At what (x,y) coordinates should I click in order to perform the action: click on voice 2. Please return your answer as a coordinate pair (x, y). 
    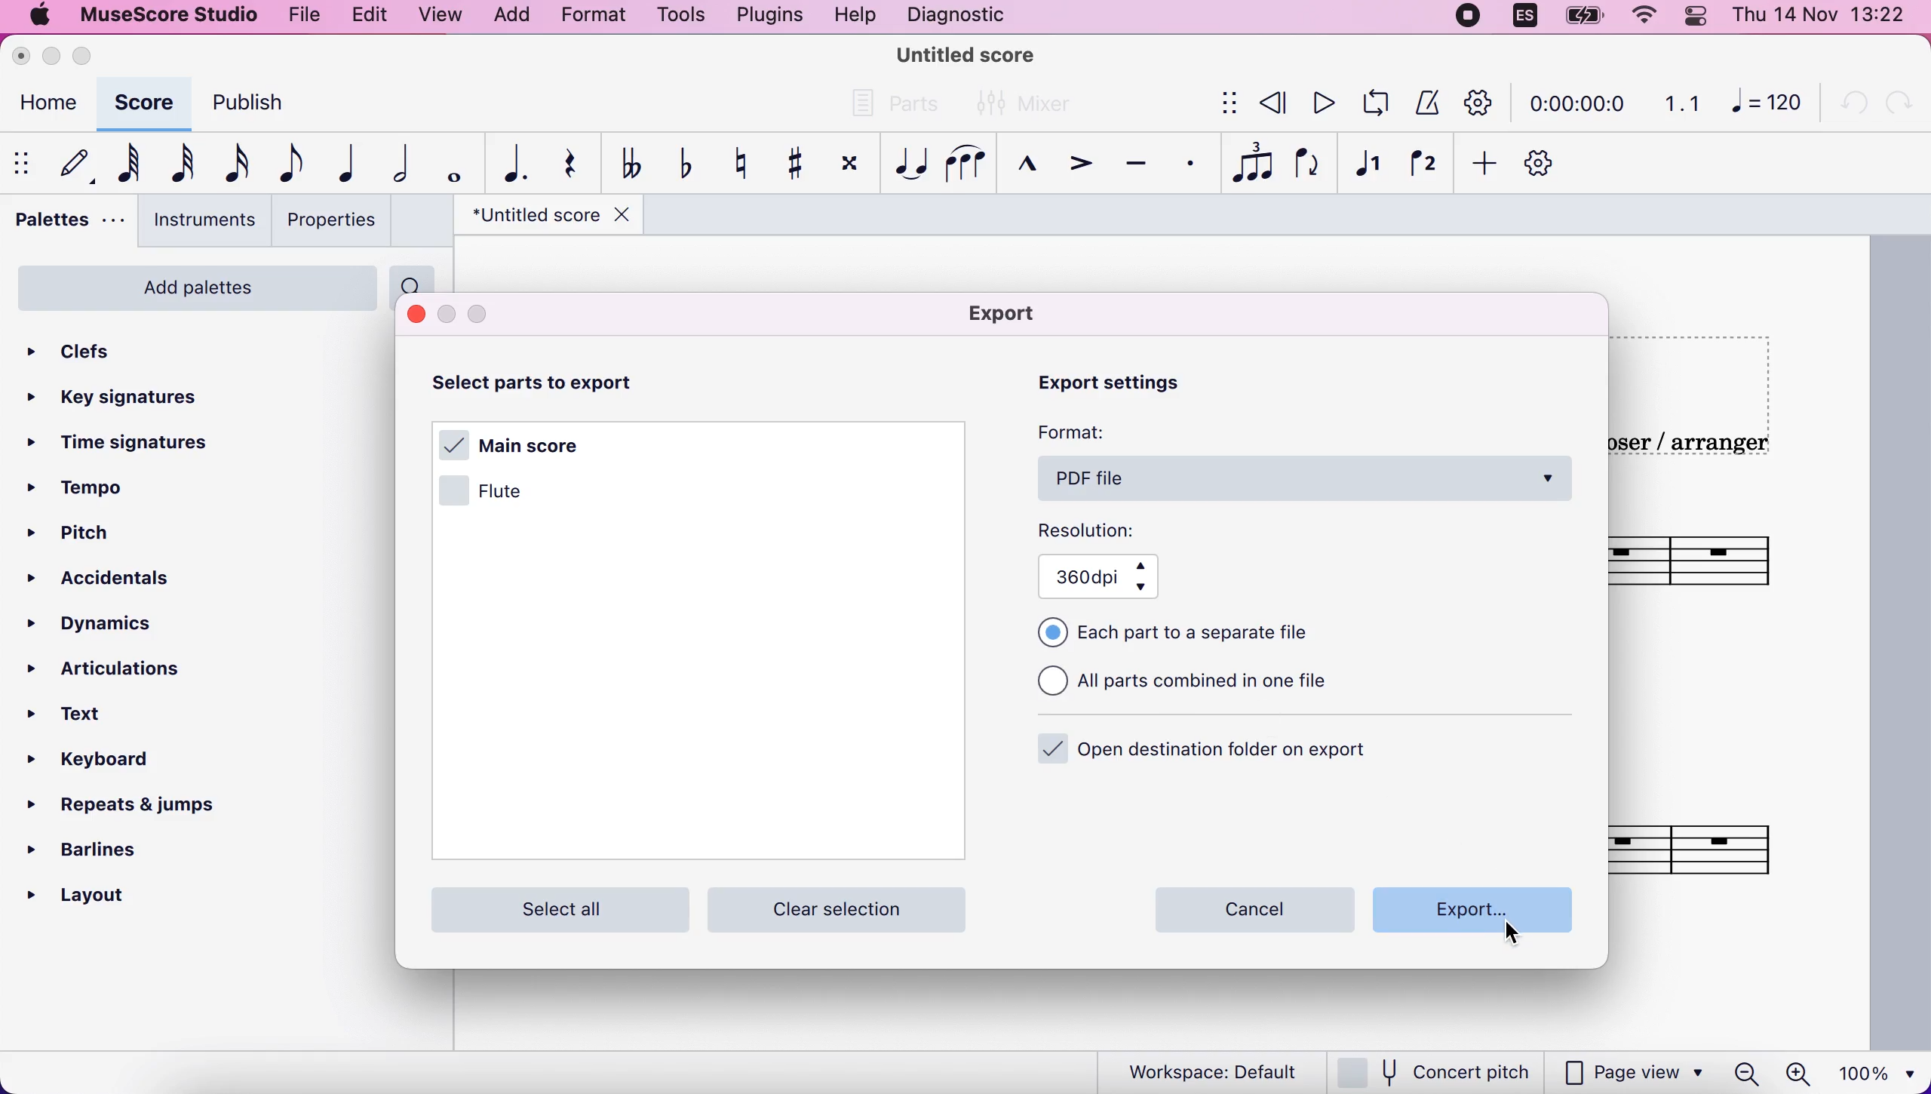
    Looking at the image, I should click on (1420, 165).